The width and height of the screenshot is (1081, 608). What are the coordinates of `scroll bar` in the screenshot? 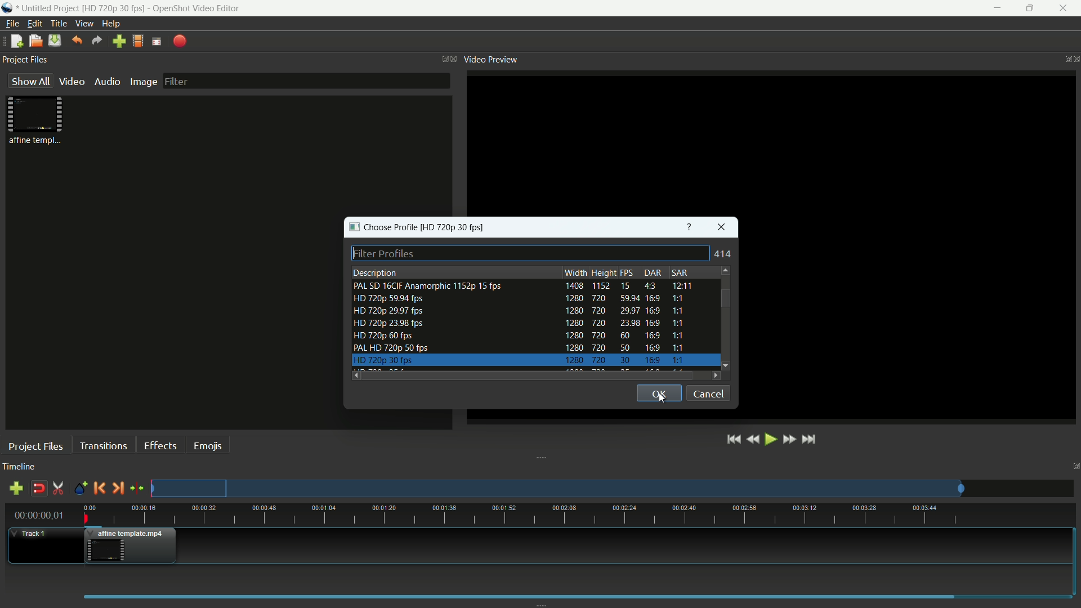 It's located at (725, 299).